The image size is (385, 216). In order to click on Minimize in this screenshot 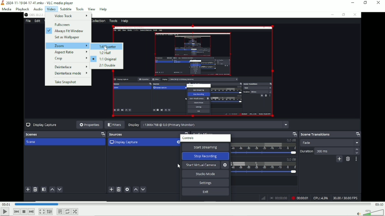, I will do `click(353, 2)`.